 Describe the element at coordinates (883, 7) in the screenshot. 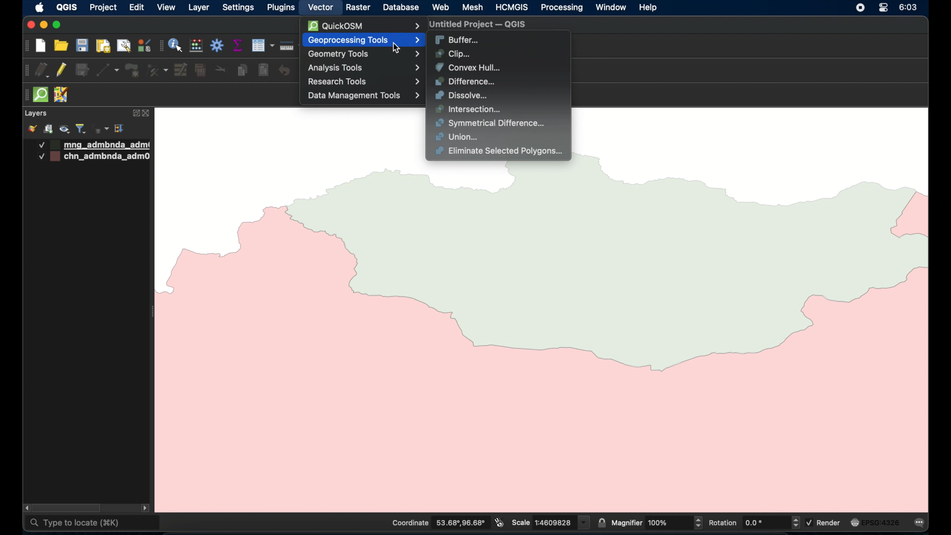

I see `control center` at that location.